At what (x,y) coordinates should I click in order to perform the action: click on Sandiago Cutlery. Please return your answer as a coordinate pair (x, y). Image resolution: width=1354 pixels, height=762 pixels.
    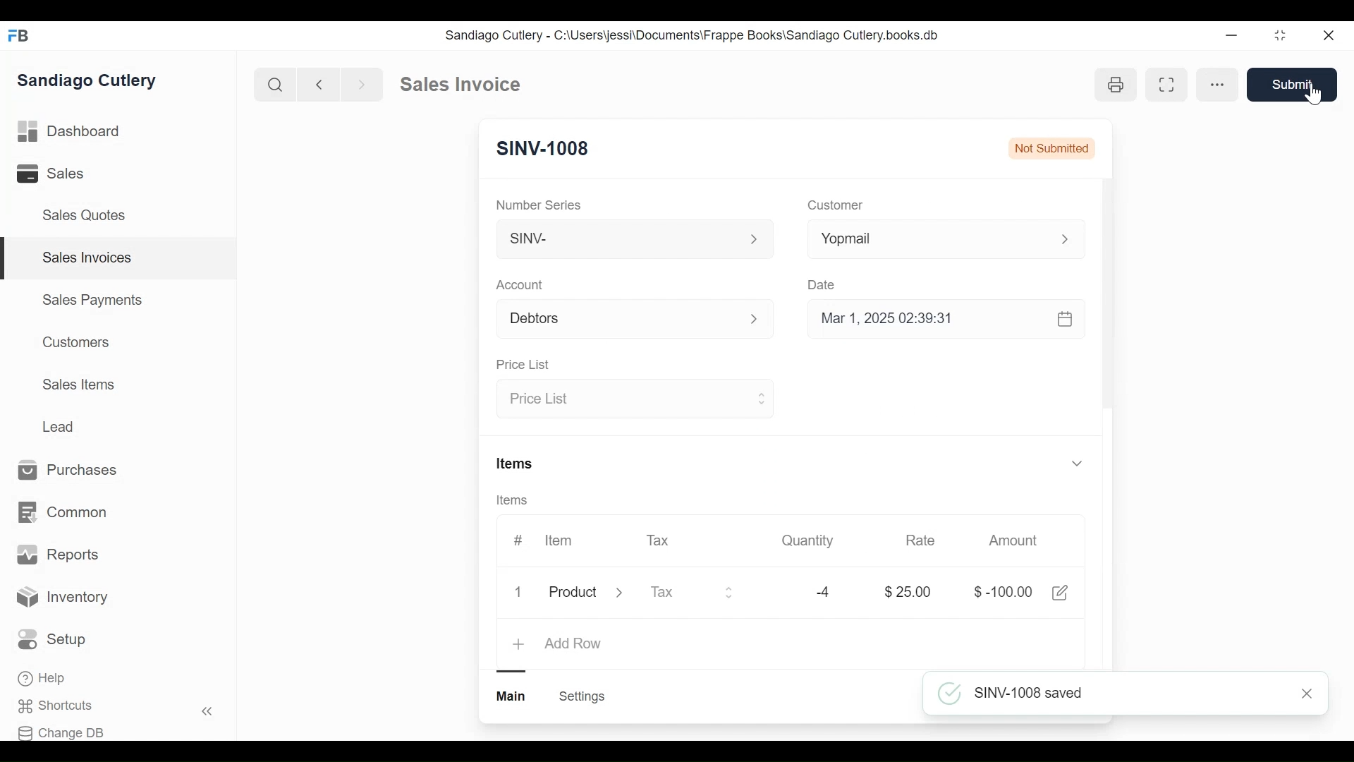
    Looking at the image, I should click on (87, 79).